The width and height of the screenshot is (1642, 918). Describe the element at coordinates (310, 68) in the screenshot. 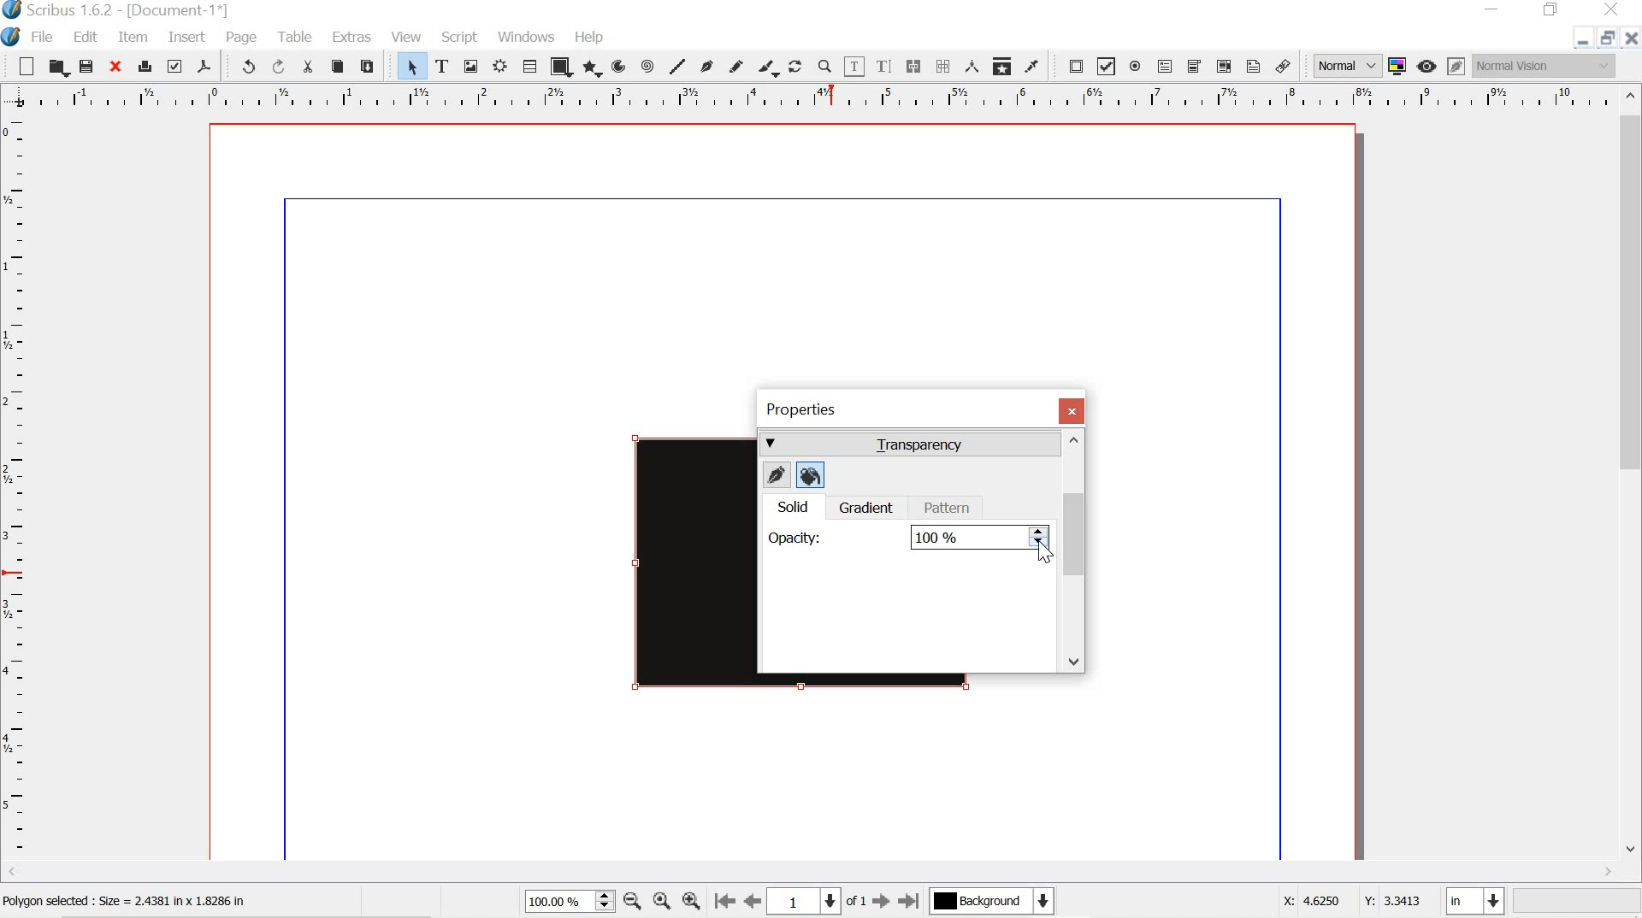

I see `cut` at that location.